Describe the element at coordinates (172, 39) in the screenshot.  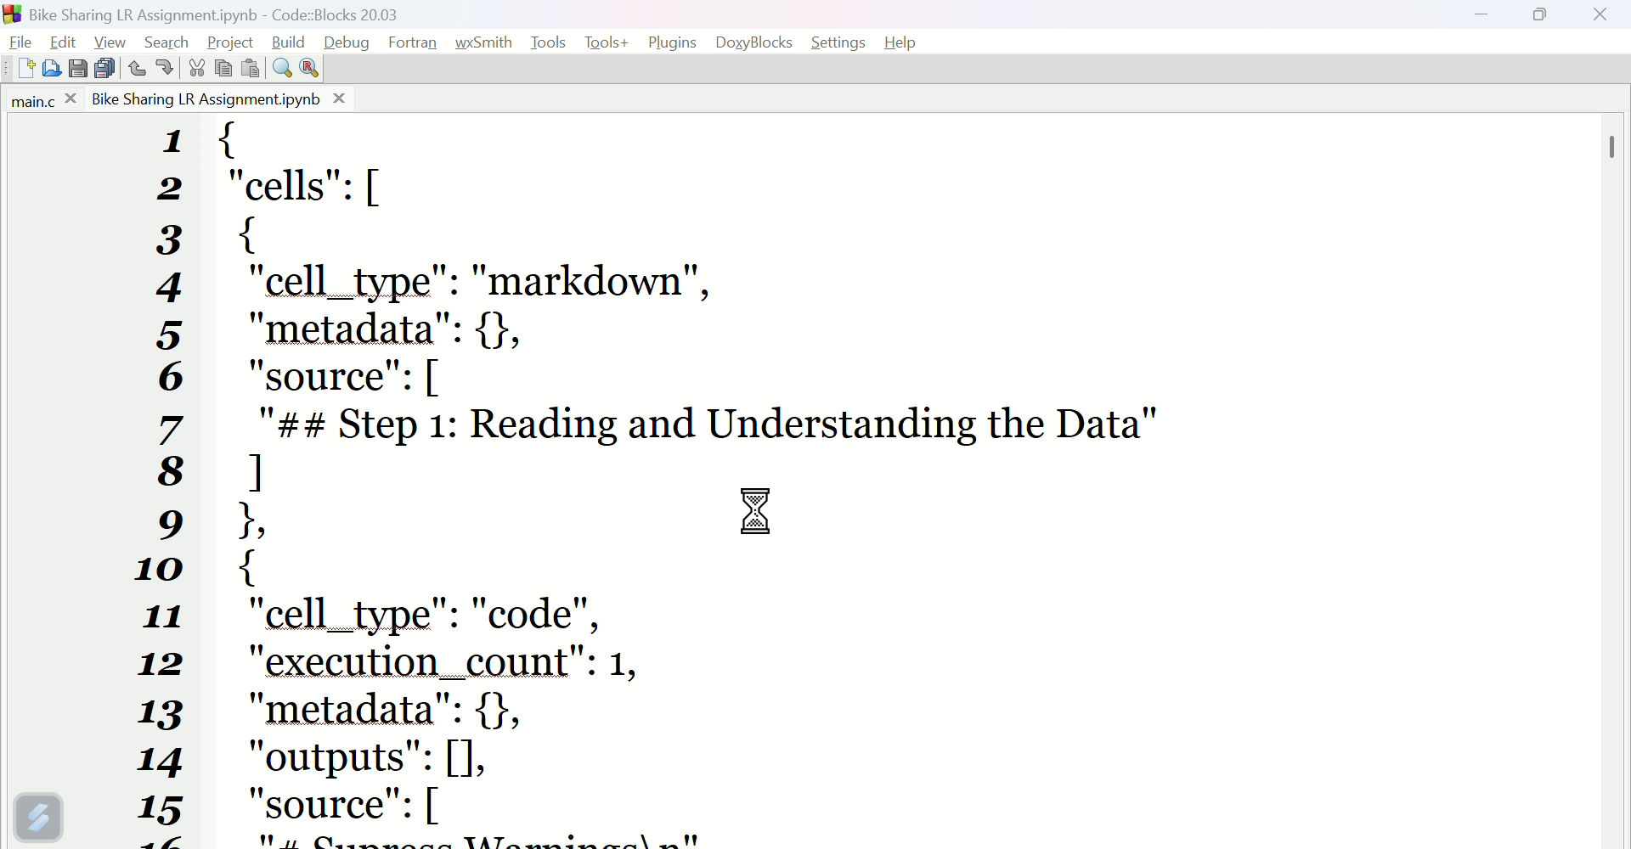
I see `Search` at that location.